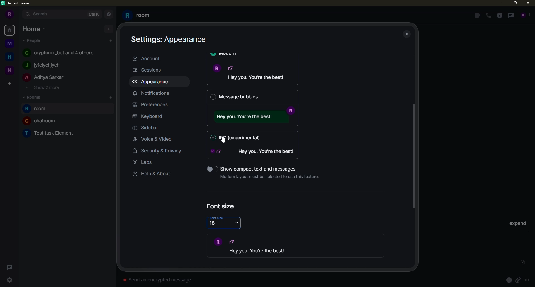  What do you see at coordinates (221, 223) in the screenshot?
I see `18` at bounding box center [221, 223].